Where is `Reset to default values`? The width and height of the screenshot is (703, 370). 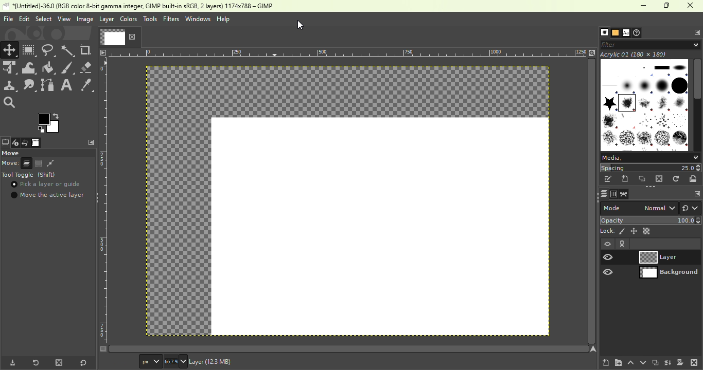
Reset to default values is located at coordinates (82, 361).